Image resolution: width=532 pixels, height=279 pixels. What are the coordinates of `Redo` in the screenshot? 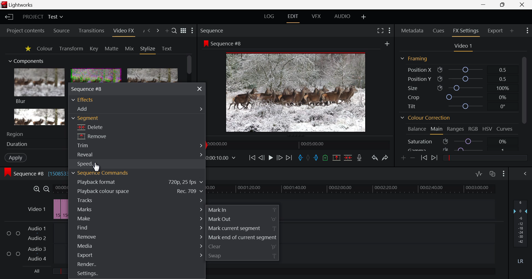 It's located at (385, 158).